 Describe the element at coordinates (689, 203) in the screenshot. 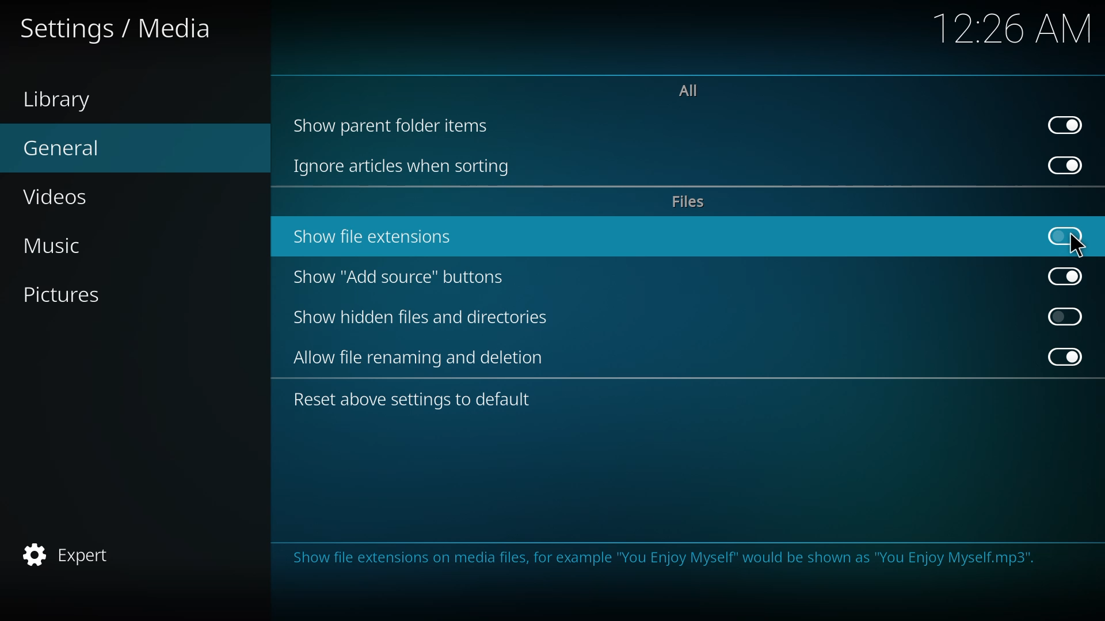

I see `files` at that location.